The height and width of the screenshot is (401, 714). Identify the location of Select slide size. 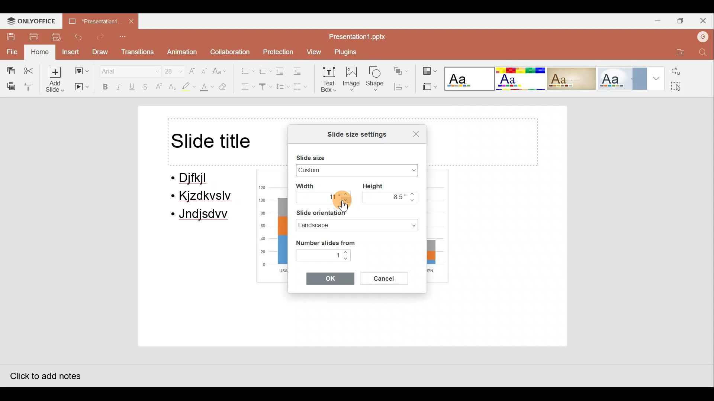
(428, 87).